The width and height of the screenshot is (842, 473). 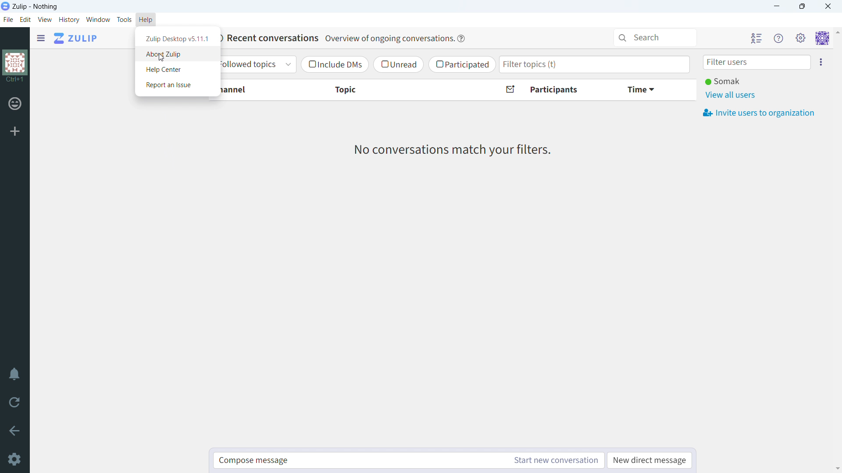 What do you see at coordinates (75, 38) in the screenshot?
I see `ZULIP` at bounding box center [75, 38].